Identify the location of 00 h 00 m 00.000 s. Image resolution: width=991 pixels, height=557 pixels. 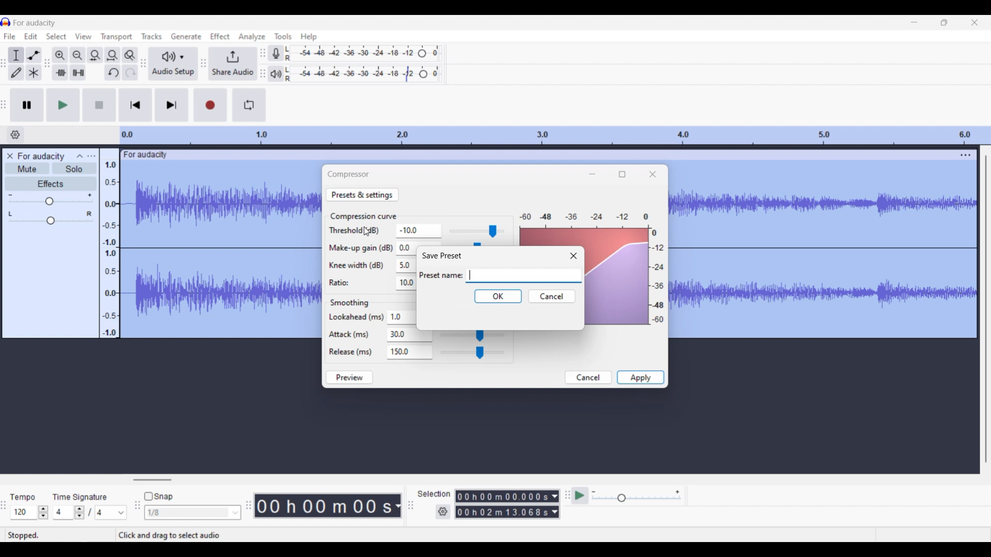
(502, 504).